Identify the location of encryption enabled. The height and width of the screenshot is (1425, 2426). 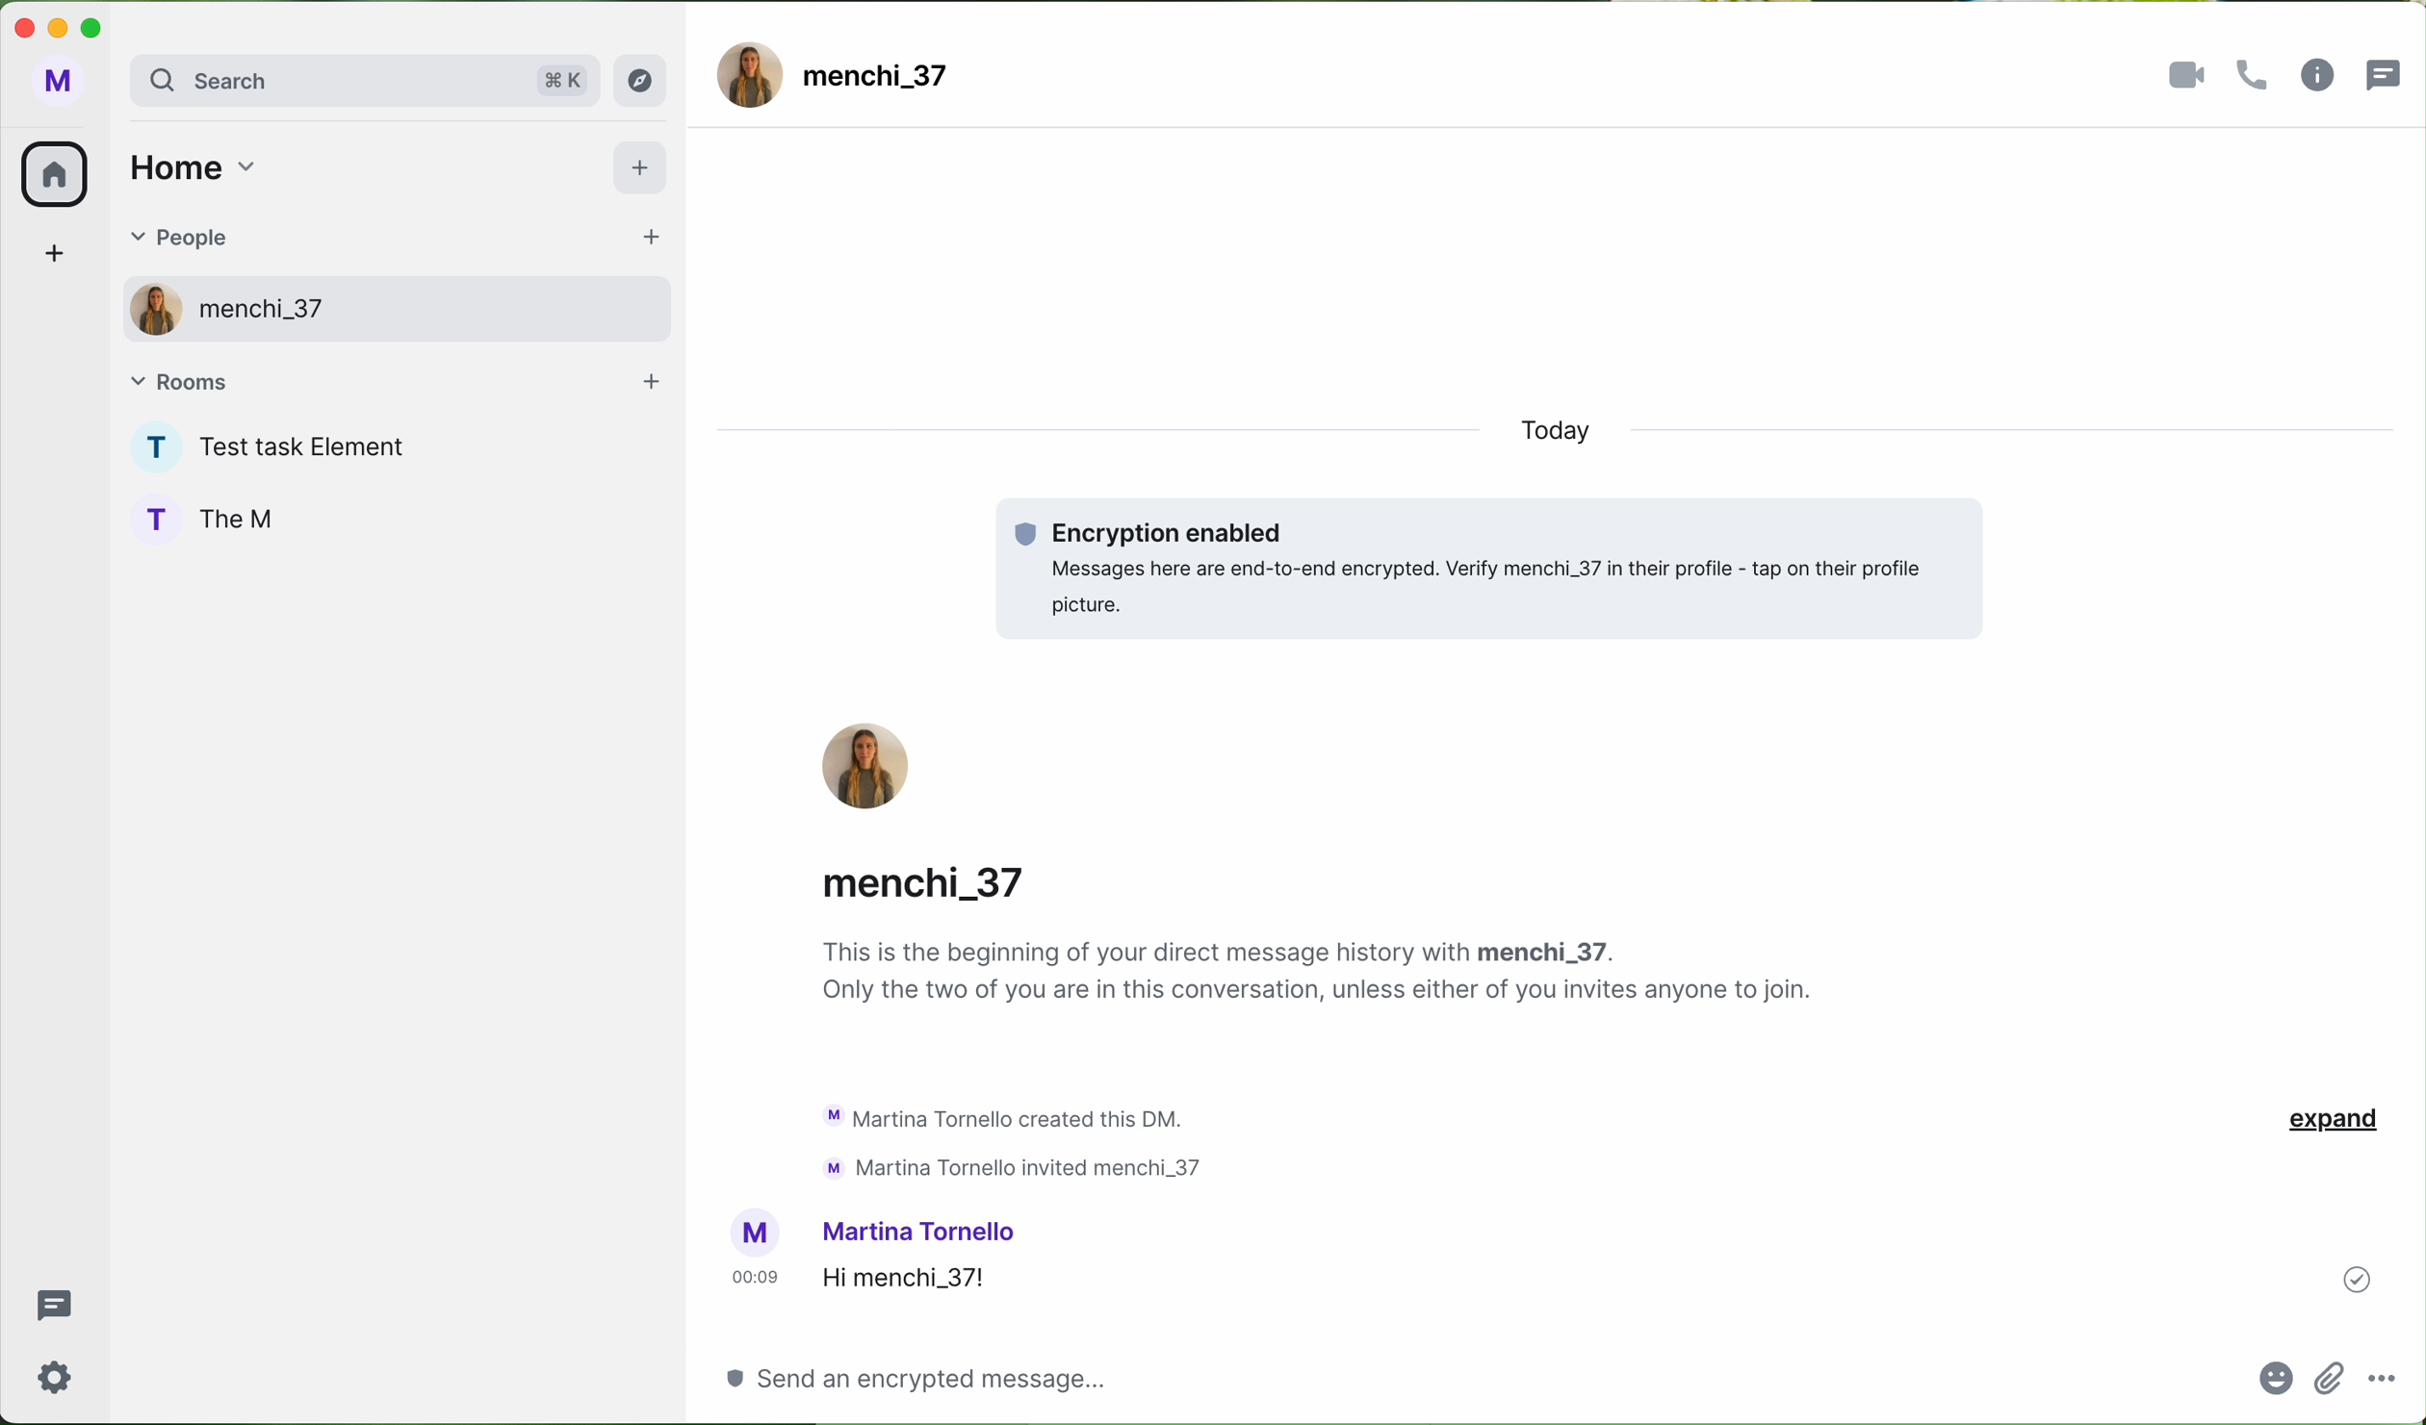
(1493, 570).